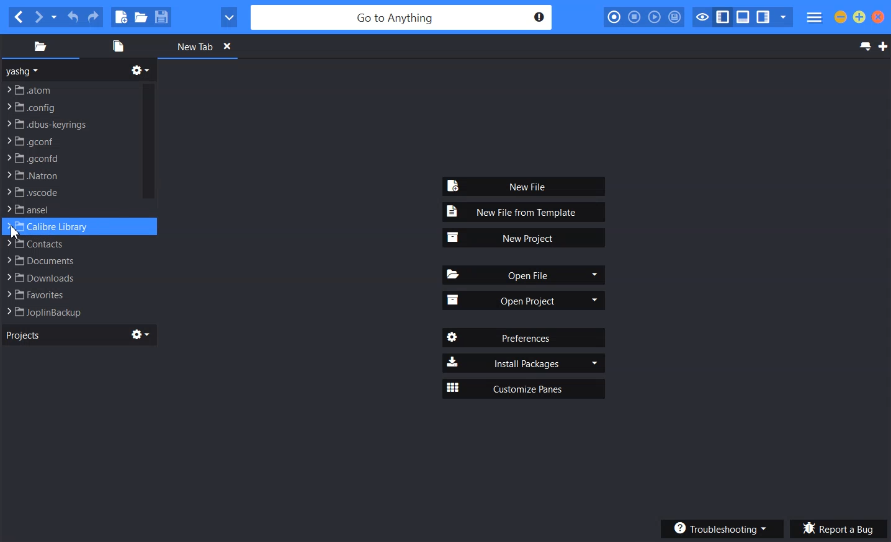 The image size is (891, 542). I want to click on New Tab, so click(883, 47).